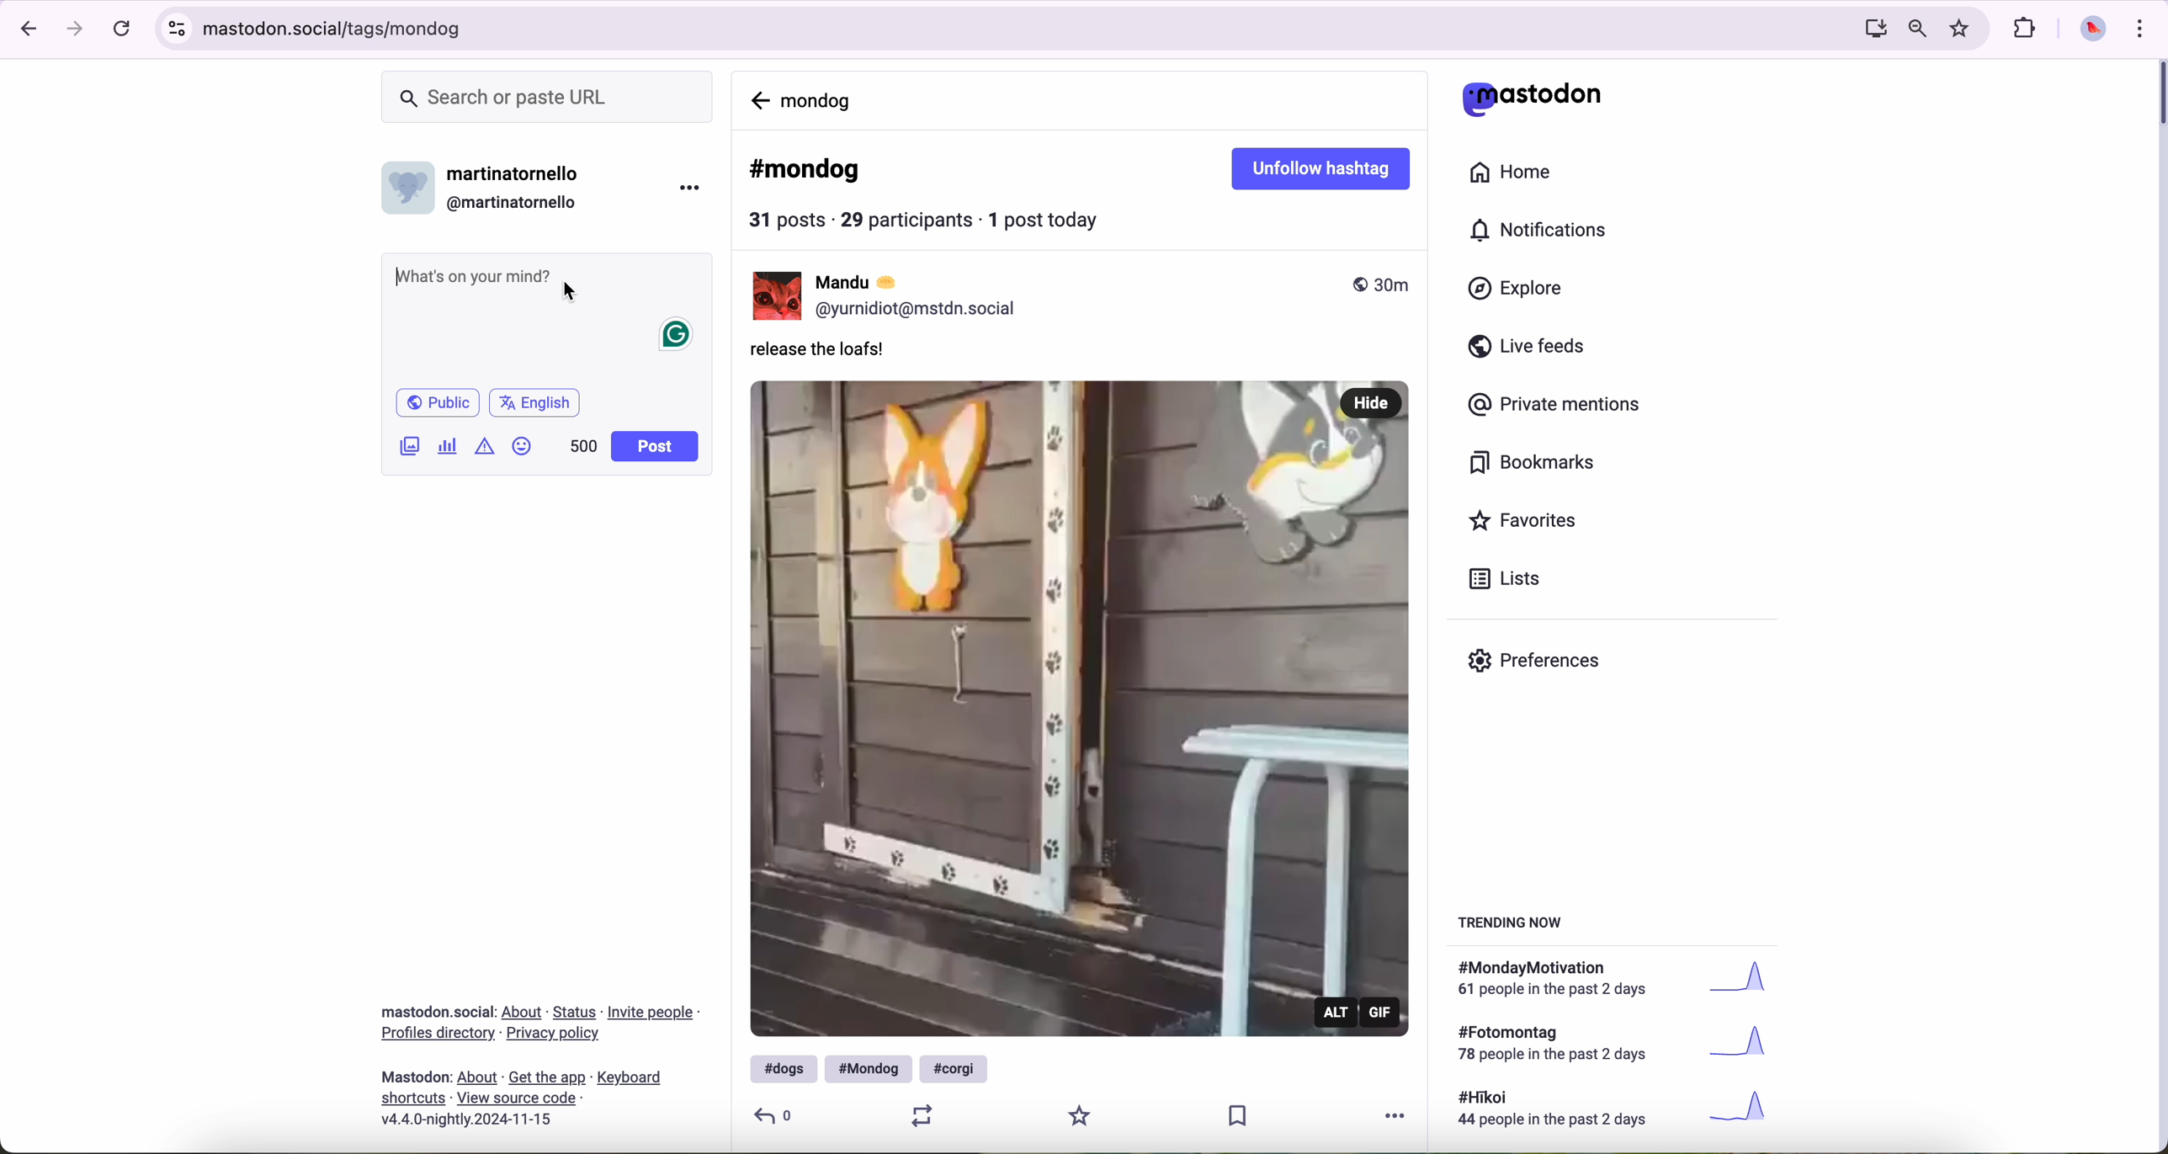 This screenshot has height=1154, width=2168. Describe the element at coordinates (806, 171) in the screenshot. I see `#mondog` at that location.